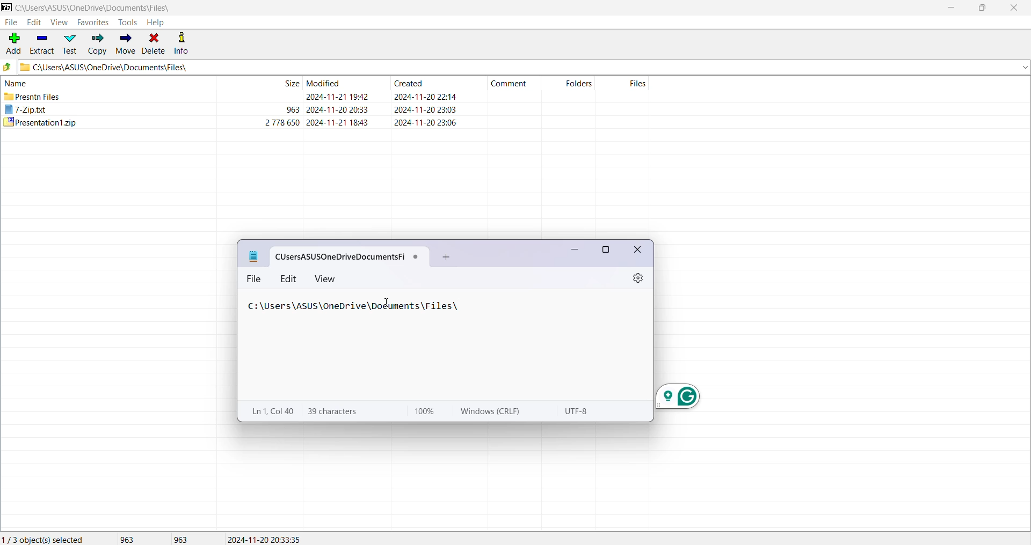 The width and height of the screenshot is (1031, 545). Describe the element at coordinates (606, 250) in the screenshot. I see `Maximize` at that location.